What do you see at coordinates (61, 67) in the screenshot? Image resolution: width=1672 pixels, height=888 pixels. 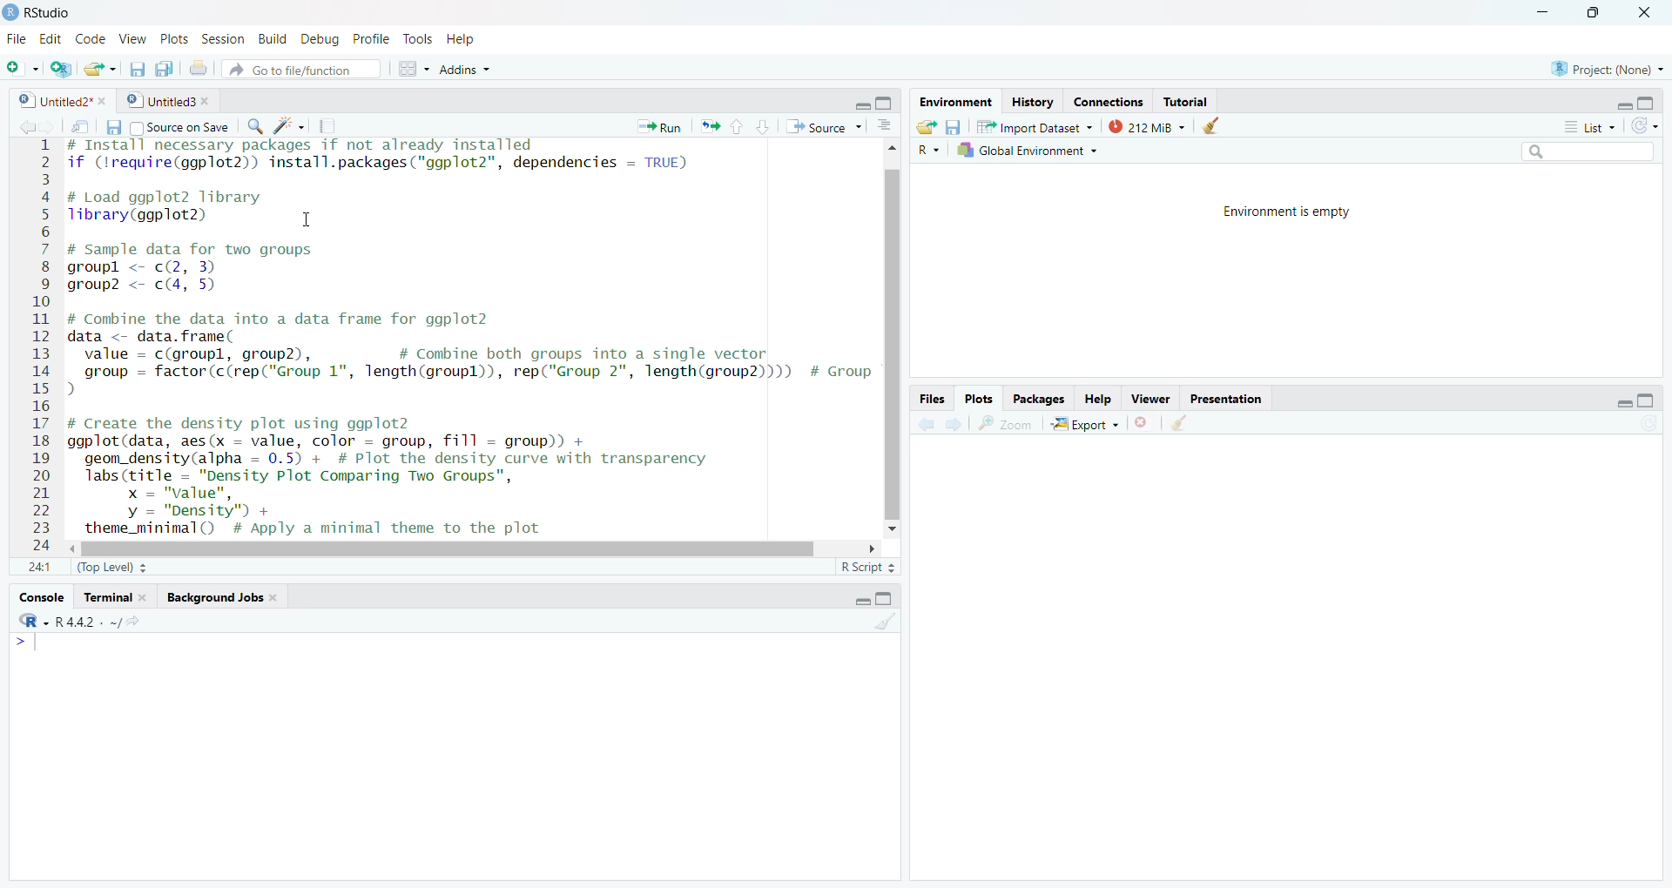 I see `create a project` at bounding box center [61, 67].